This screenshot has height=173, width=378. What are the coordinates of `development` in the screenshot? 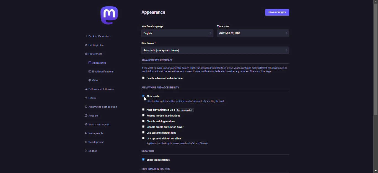 It's located at (95, 142).